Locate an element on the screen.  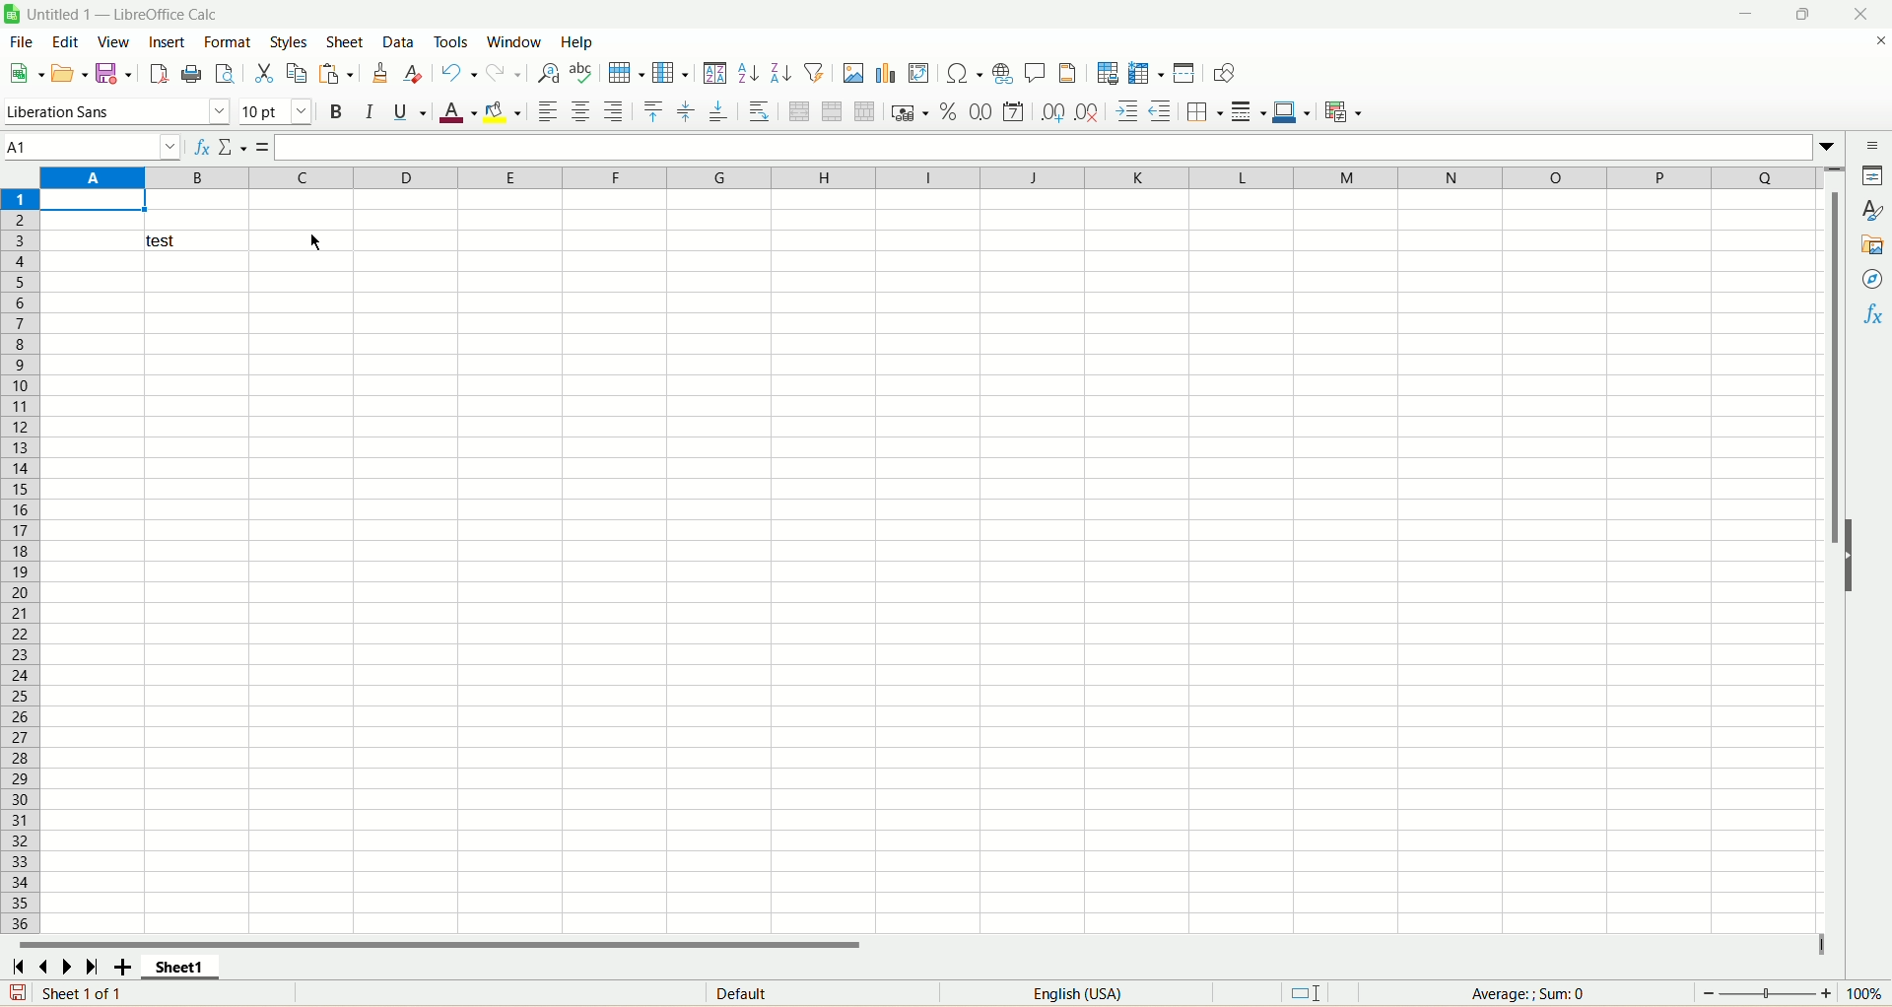
Default is located at coordinates (823, 992).